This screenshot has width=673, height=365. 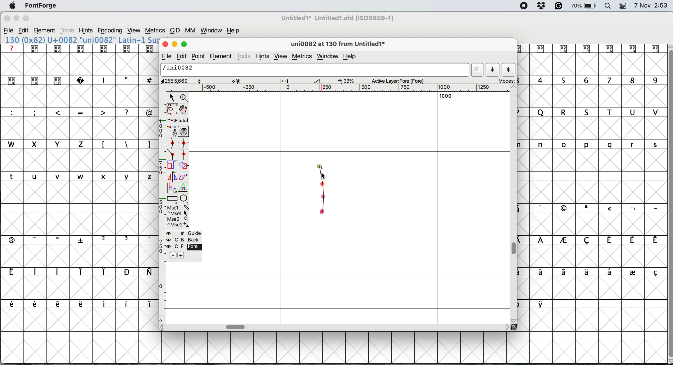 I want to click on add a comer point, so click(x=173, y=155).